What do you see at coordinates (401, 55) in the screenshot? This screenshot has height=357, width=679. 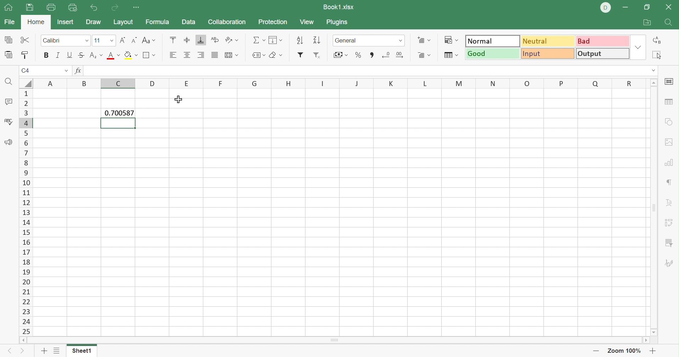 I see `Increase decimal` at bounding box center [401, 55].